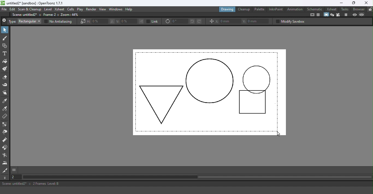  Describe the element at coordinates (5, 53) in the screenshot. I see `Type tool` at that location.